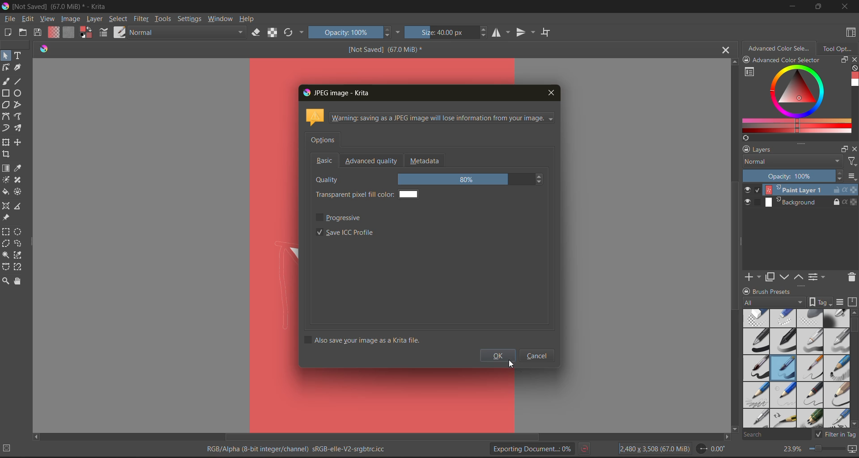 The image size is (859, 458). Describe the element at coordinates (96, 20) in the screenshot. I see `layer` at that location.